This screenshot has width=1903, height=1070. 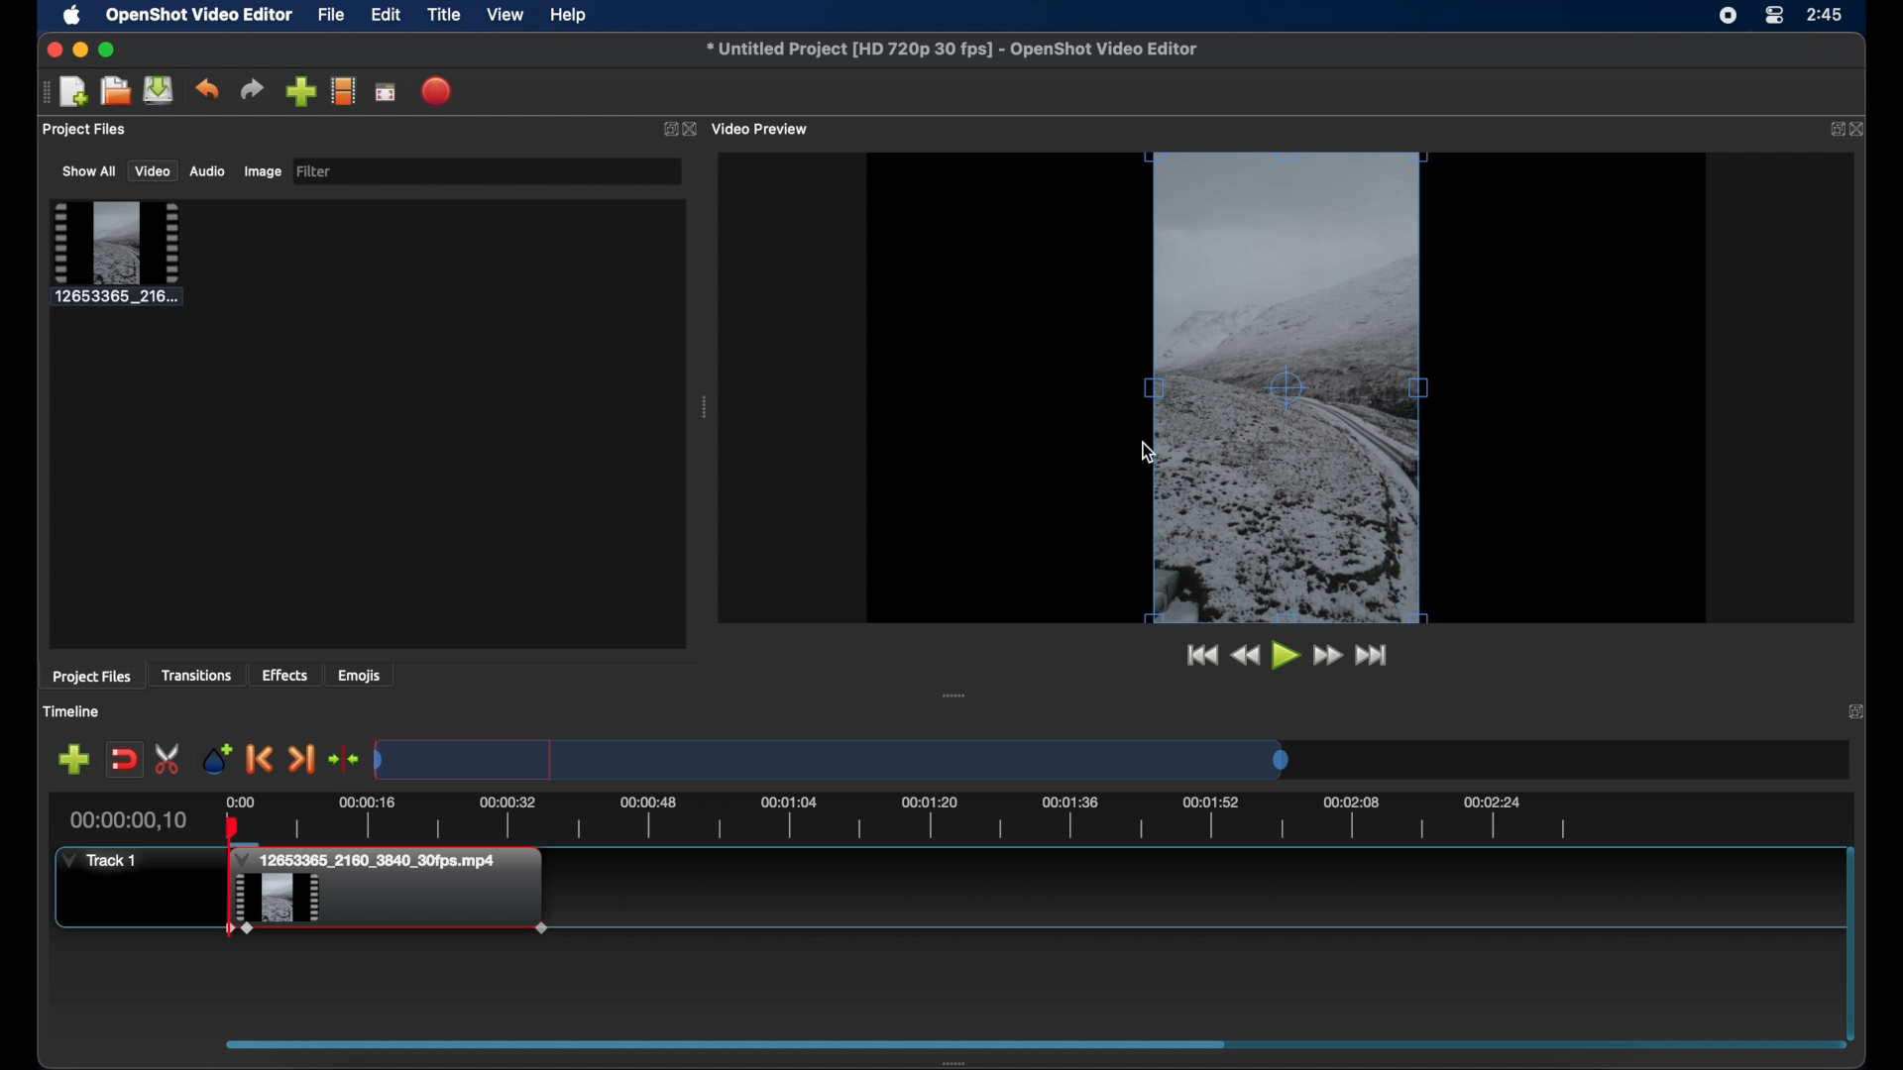 What do you see at coordinates (1288, 387) in the screenshot?
I see `preview` at bounding box center [1288, 387].